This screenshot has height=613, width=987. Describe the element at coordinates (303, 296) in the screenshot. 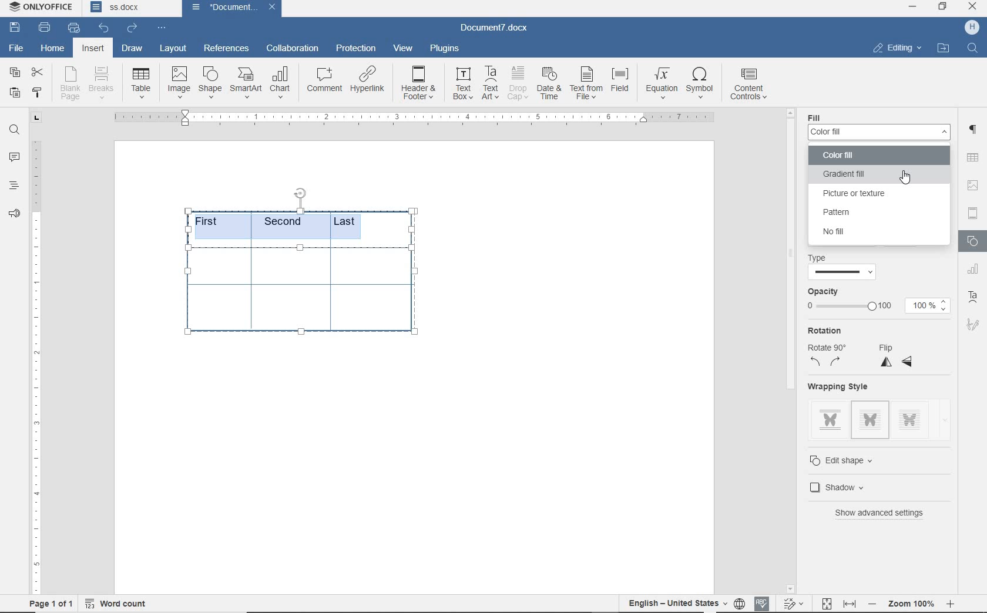

I see `table` at that location.